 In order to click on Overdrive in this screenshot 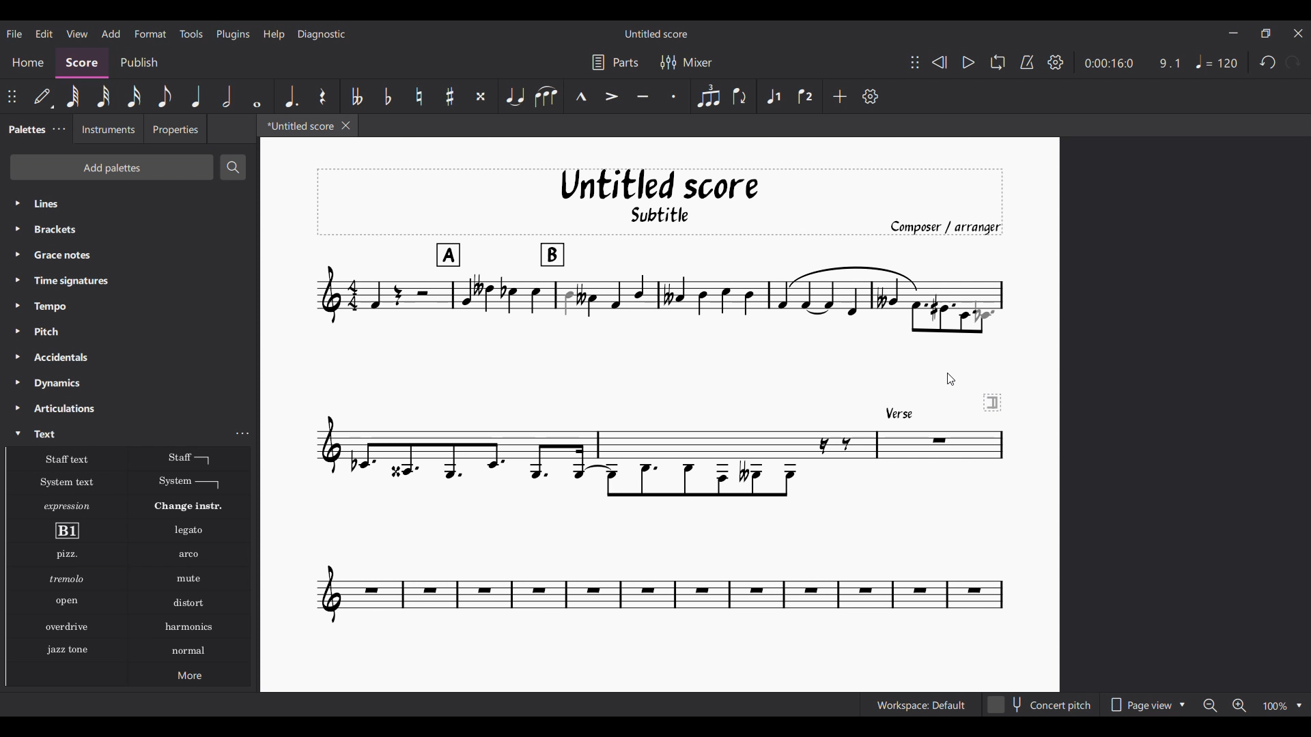, I will do `click(67, 626)`.